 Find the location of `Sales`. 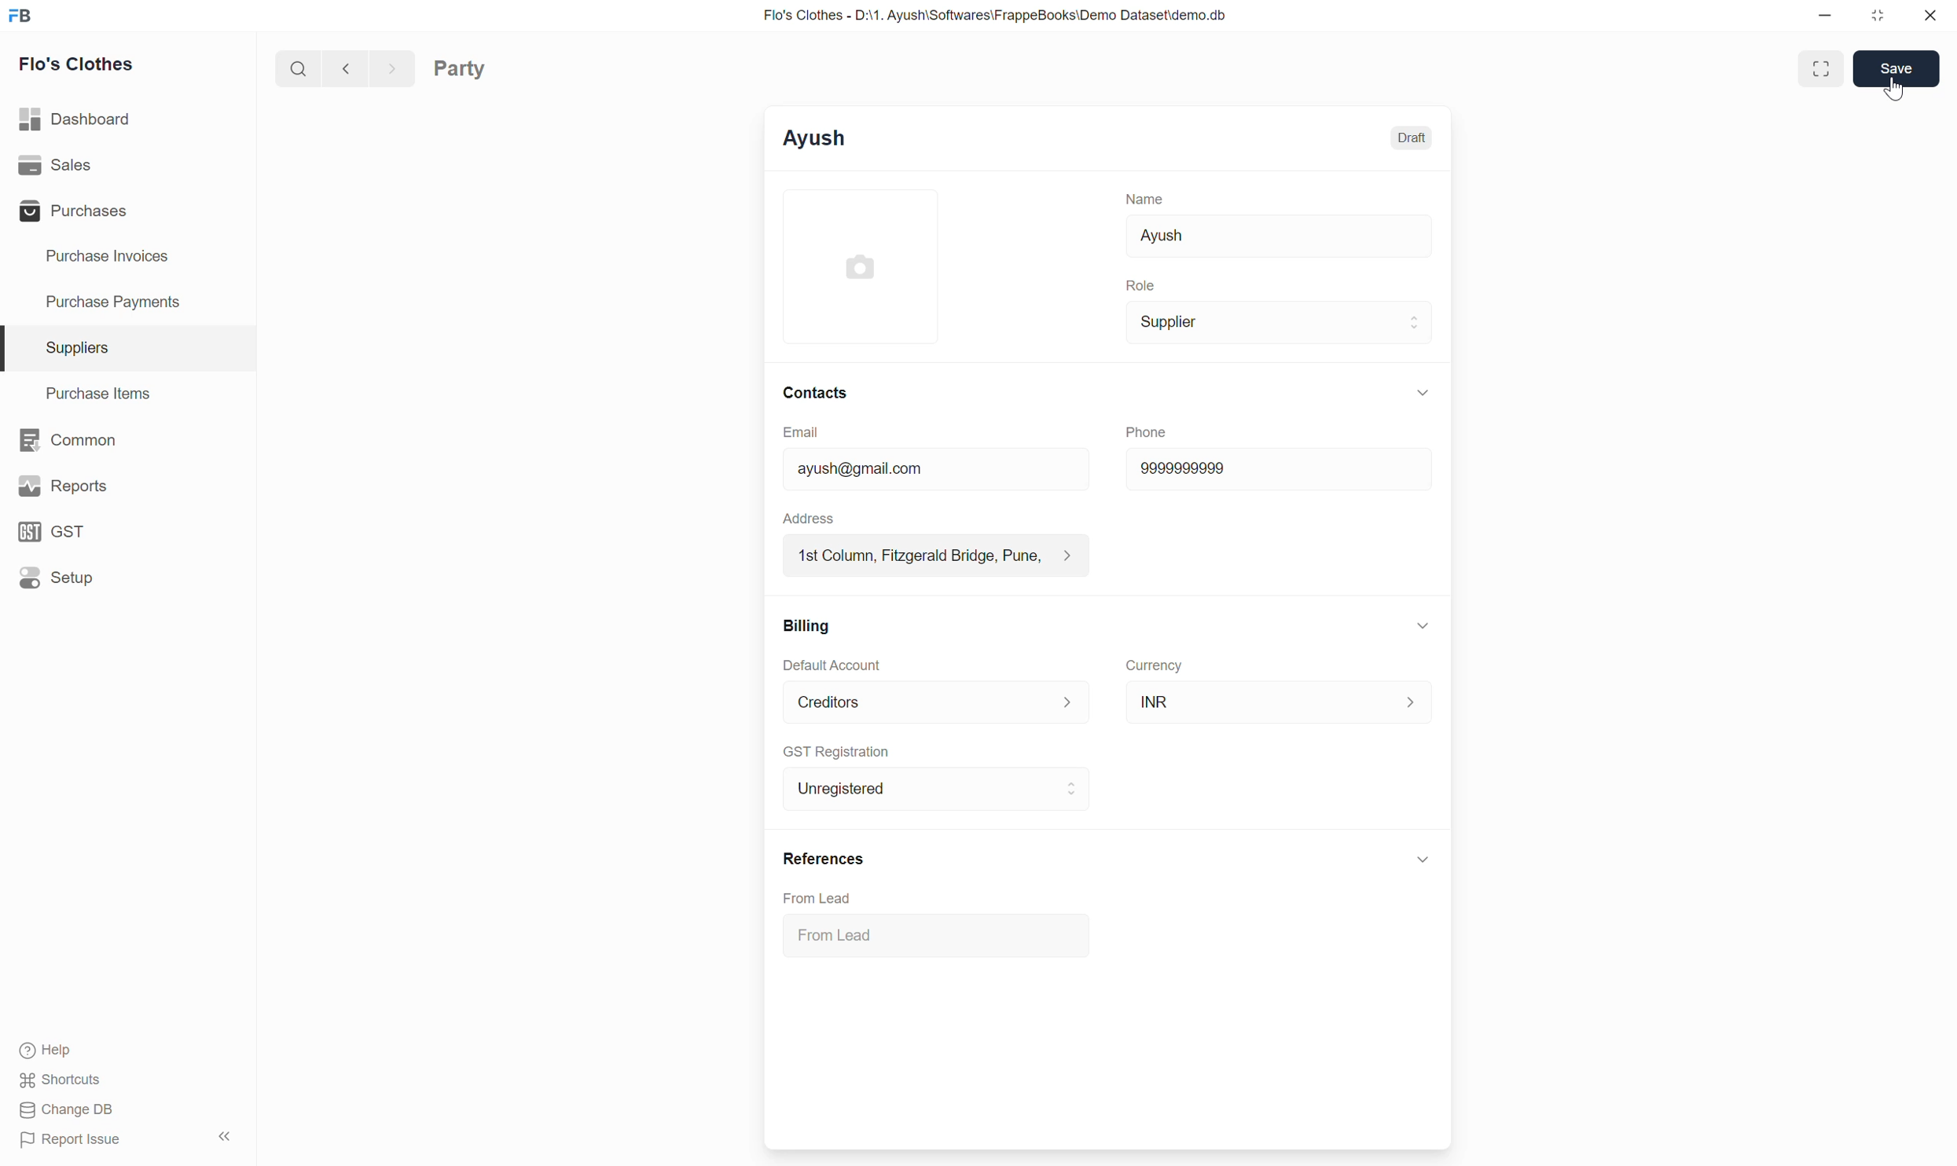

Sales is located at coordinates (127, 165).